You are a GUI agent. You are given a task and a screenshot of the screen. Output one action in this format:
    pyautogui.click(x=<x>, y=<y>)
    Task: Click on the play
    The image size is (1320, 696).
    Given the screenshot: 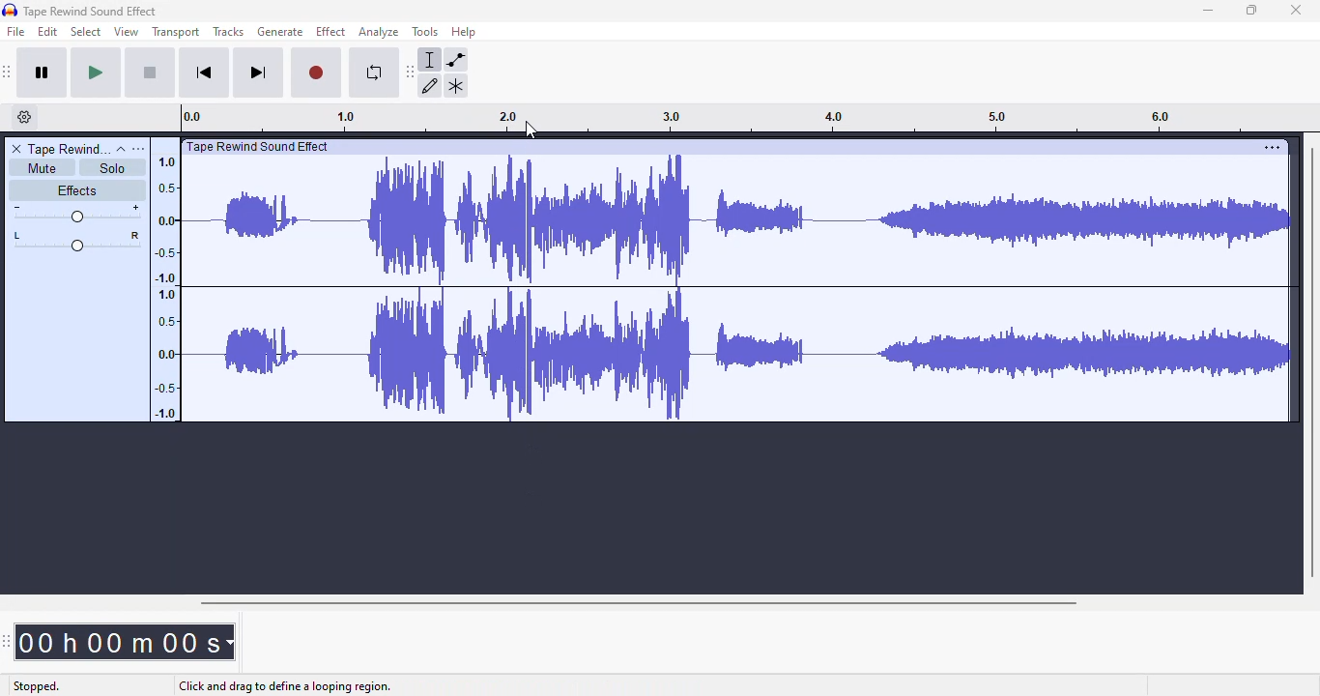 What is the action you would take?
    pyautogui.click(x=98, y=72)
    